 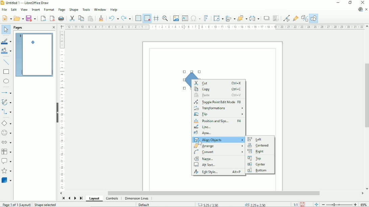 I want to click on Save, so click(x=303, y=204).